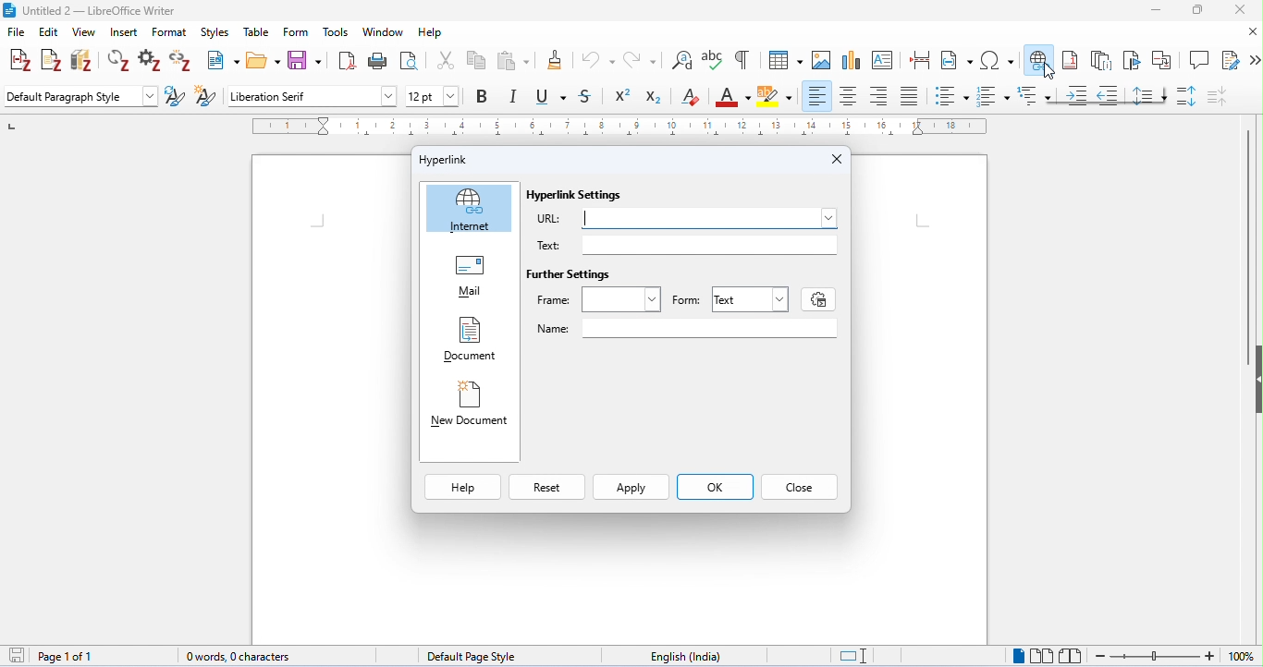 This screenshot has width=1263, height=667. I want to click on multipage view, so click(1040, 655).